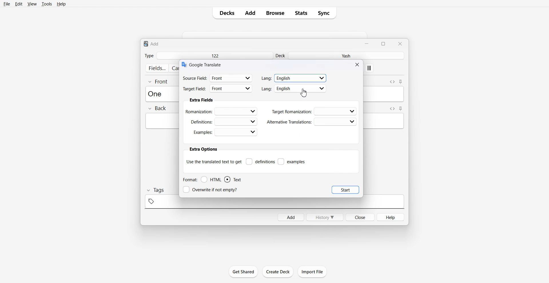 The width and height of the screenshot is (549, 283). Describe the element at coordinates (278, 272) in the screenshot. I see `Create Deck` at that location.